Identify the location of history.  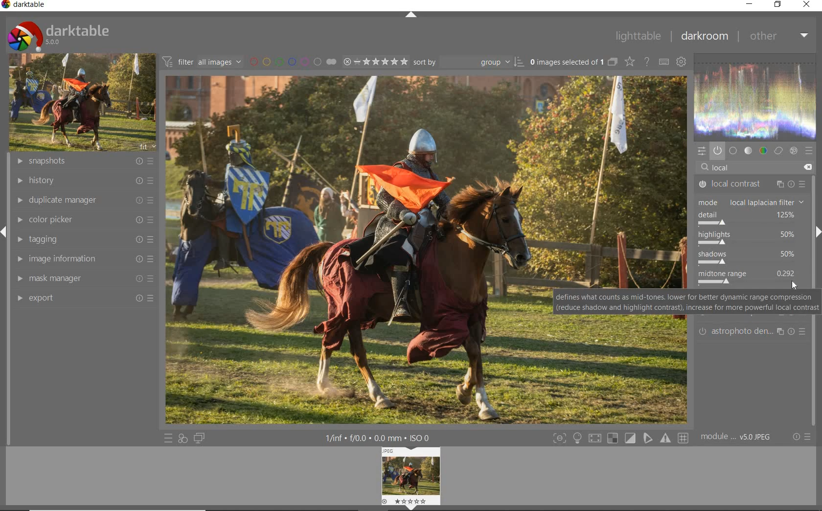
(84, 180).